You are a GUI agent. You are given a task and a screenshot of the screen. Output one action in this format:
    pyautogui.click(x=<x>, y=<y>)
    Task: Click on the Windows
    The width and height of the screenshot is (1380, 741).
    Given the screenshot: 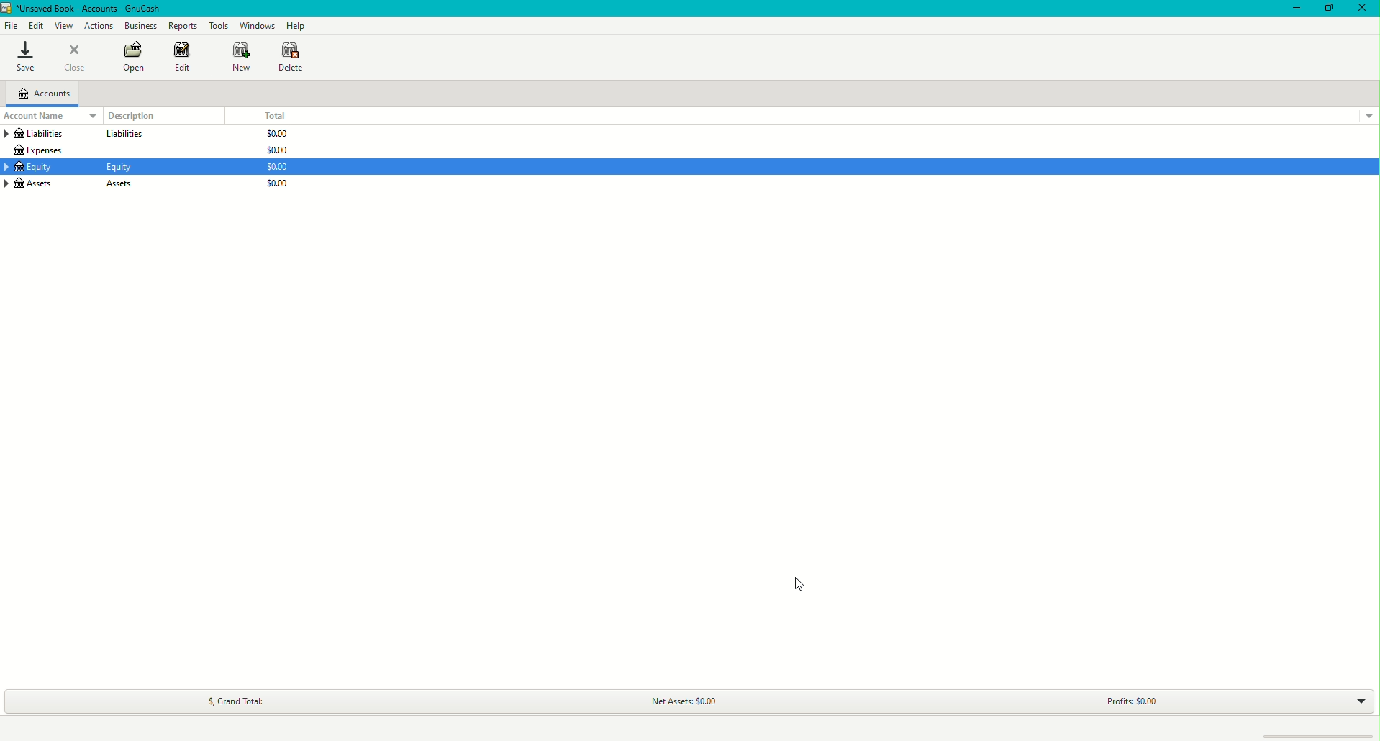 What is the action you would take?
    pyautogui.click(x=256, y=25)
    